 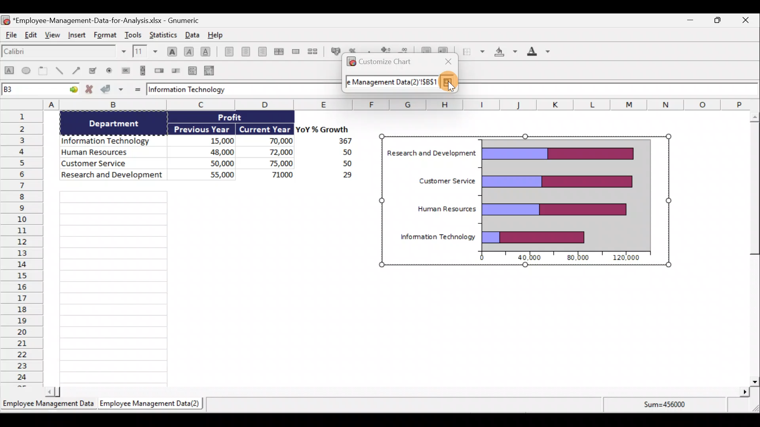 What do you see at coordinates (175, 71) in the screenshot?
I see `Create a slider` at bounding box center [175, 71].